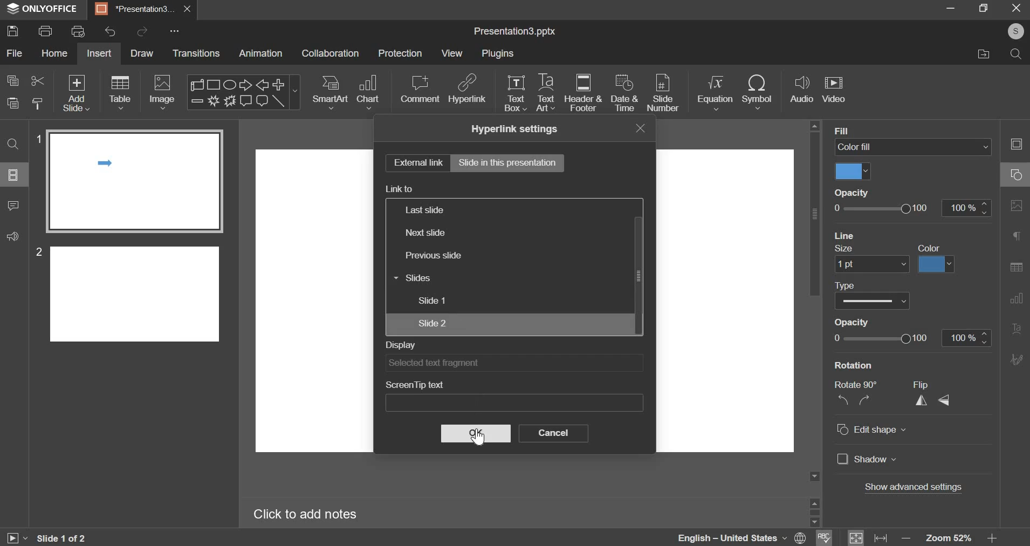  I want to click on slider from 0 to 100, so click(882, 208).